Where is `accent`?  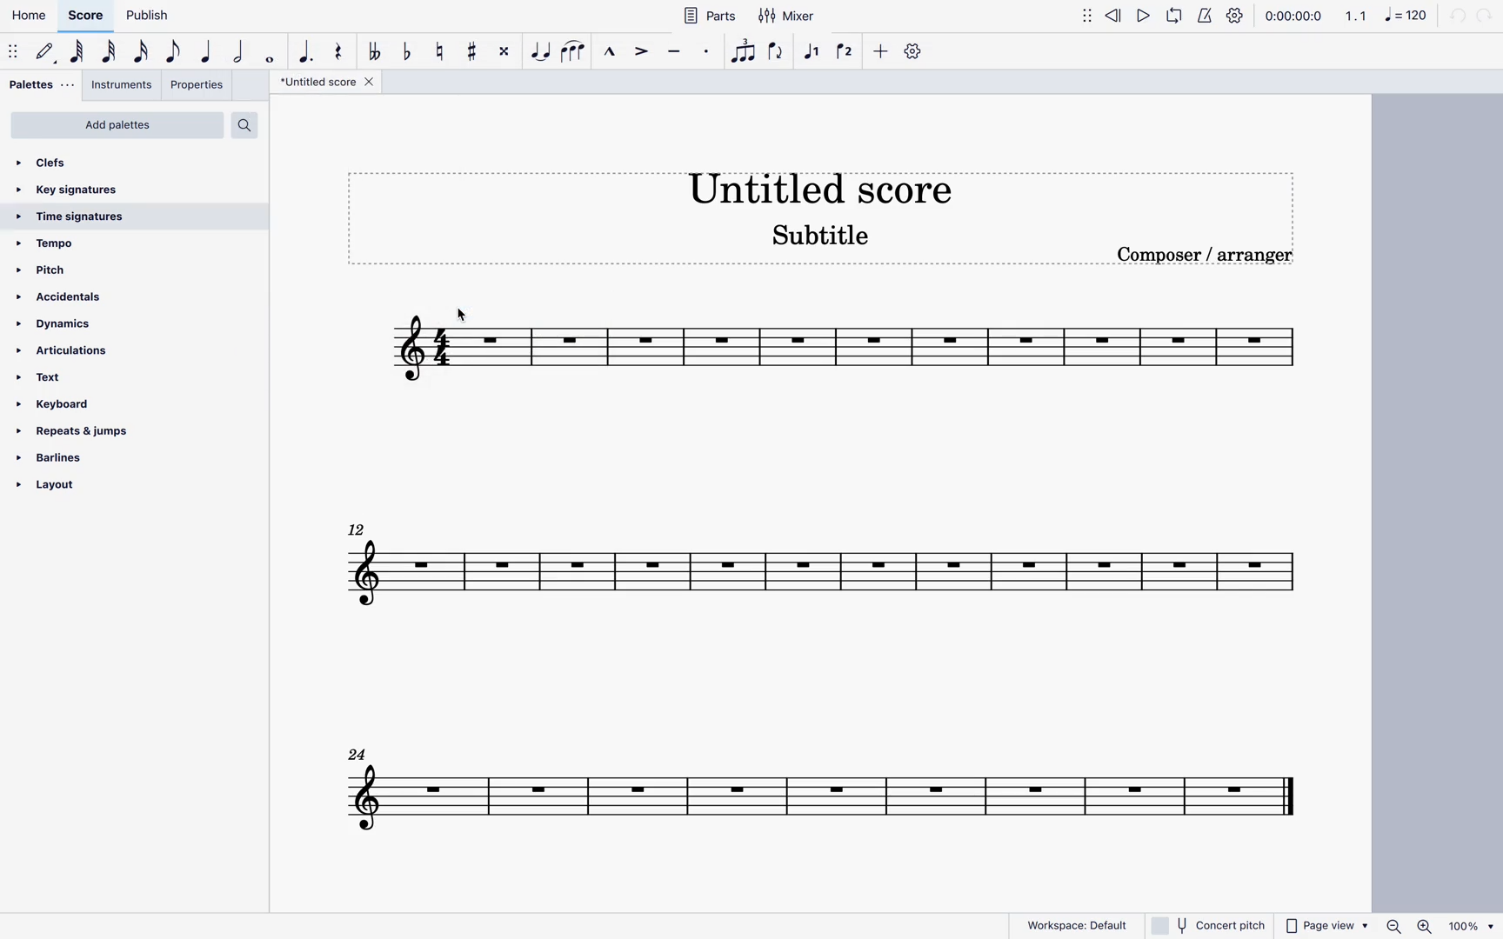 accent is located at coordinates (640, 53).